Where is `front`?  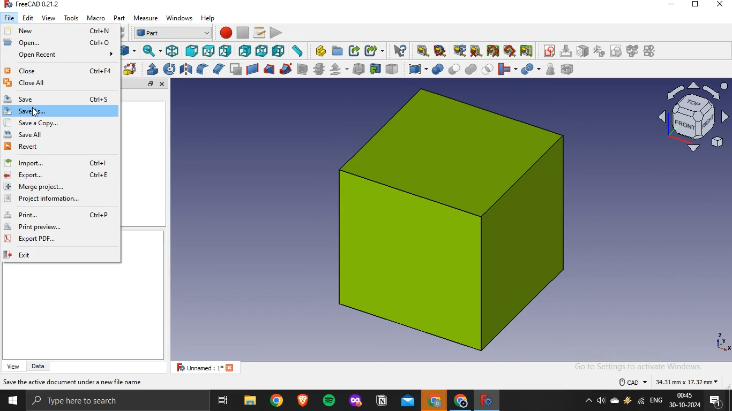 front is located at coordinates (191, 50).